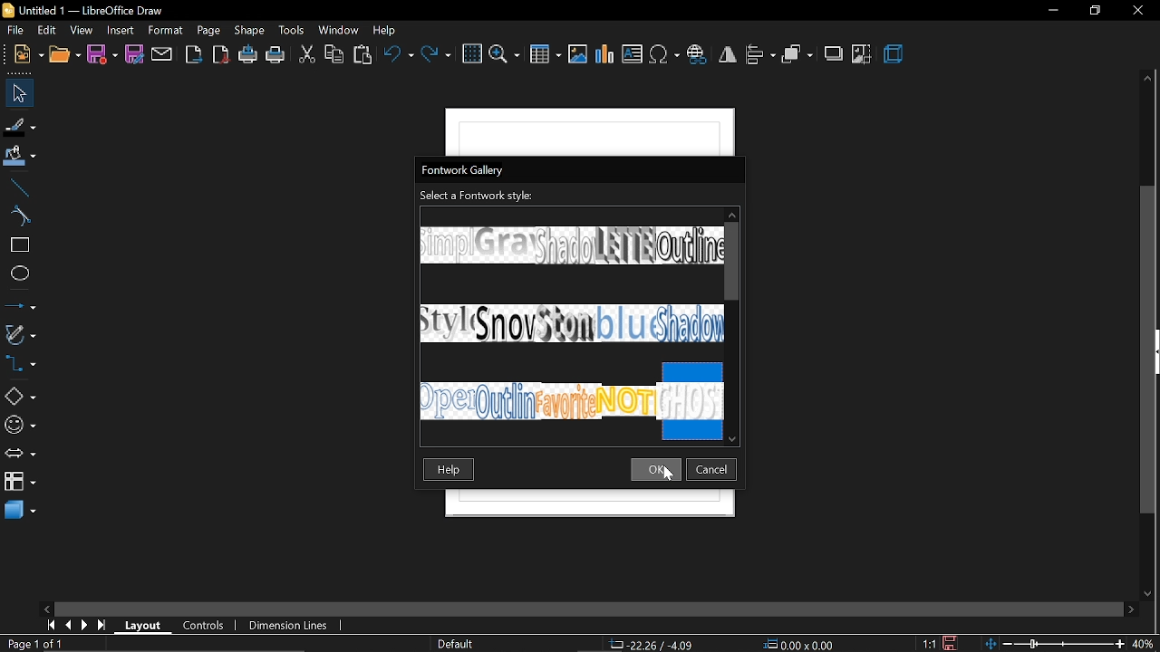 The height and width of the screenshot is (652, 1160). I want to click on insert chart, so click(605, 57).